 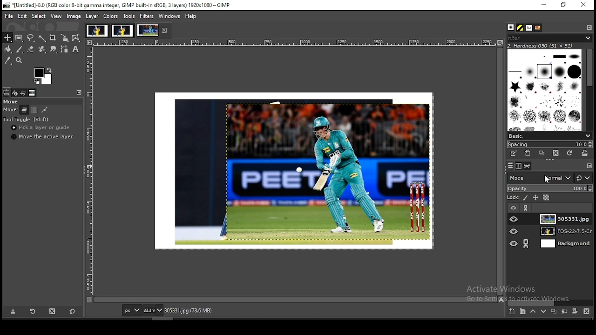 I want to click on cage transform tool, so click(x=77, y=38).